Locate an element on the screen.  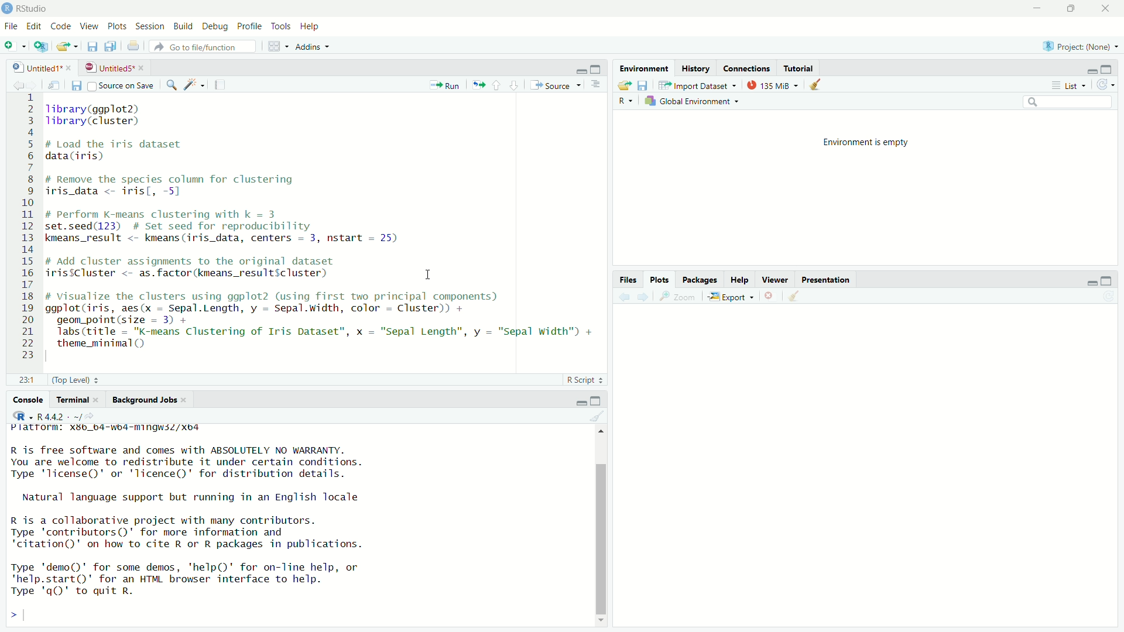
minimize is located at coordinates (581, 69).